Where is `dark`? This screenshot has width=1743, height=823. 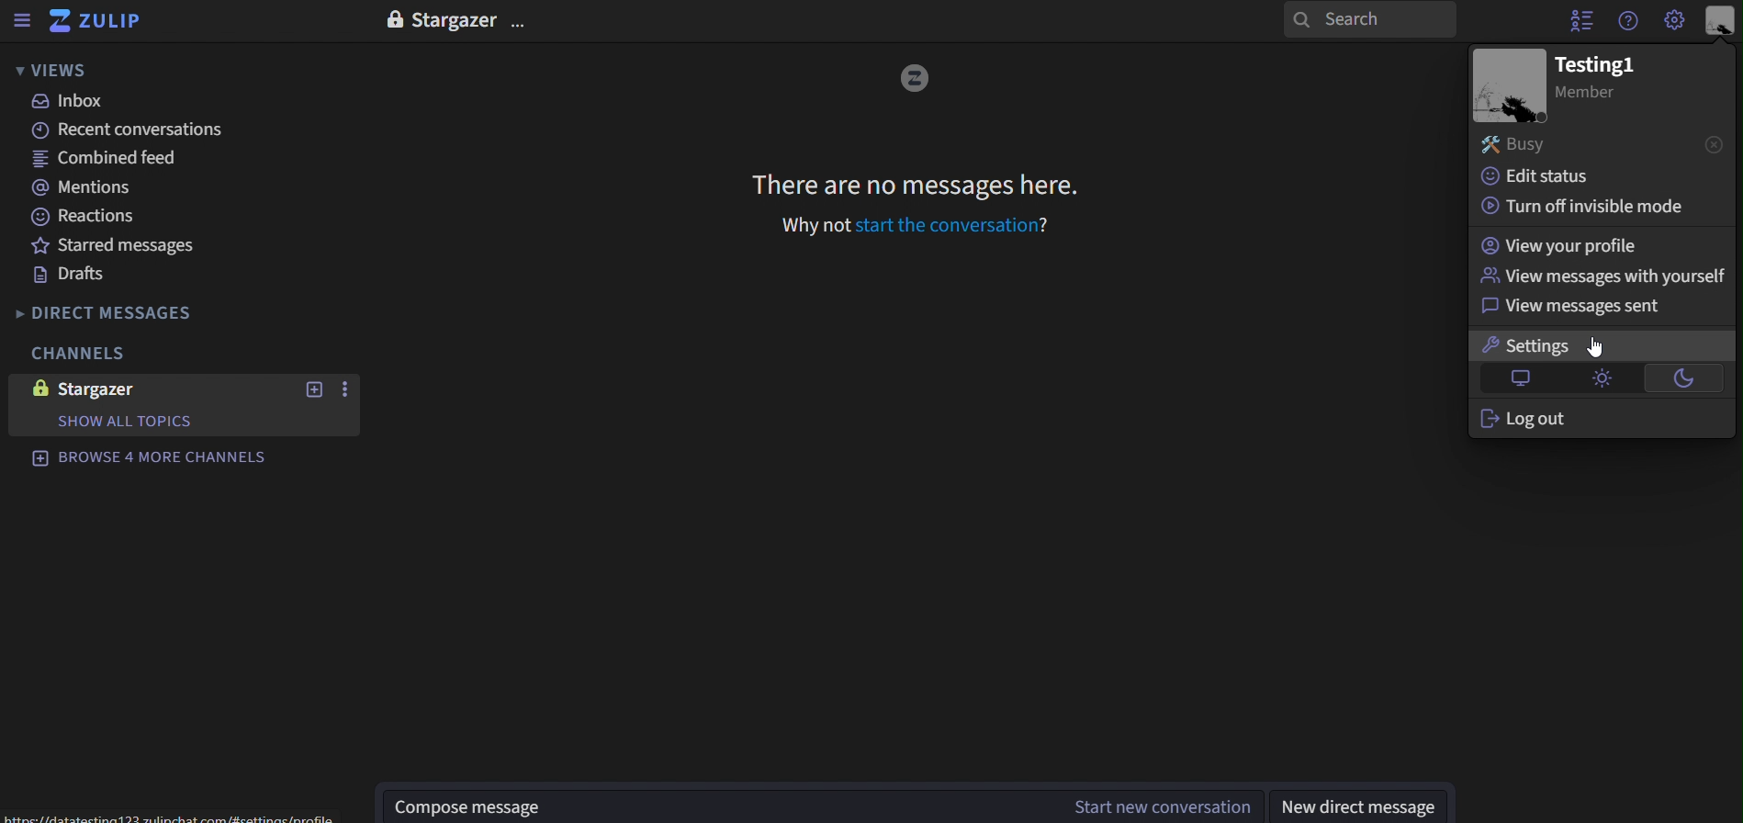 dark is located at coordinates (1681, 378).